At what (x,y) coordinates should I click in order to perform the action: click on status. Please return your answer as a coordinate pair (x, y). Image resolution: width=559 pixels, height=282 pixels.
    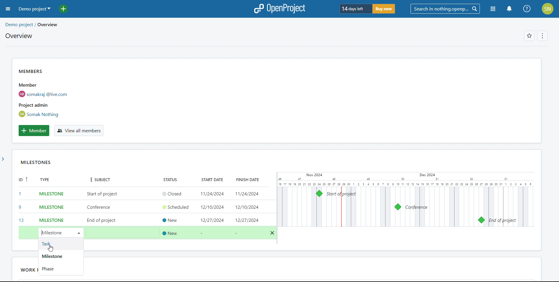
    Looking at the image, I should click on (174, 179).